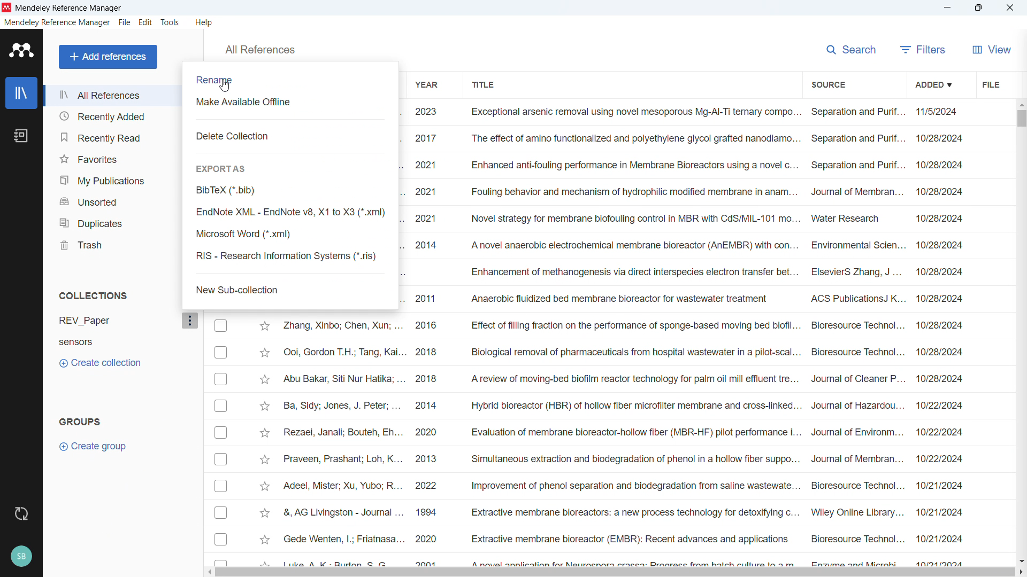  What do you see at coordinates (171, 22) in the screenshot?
I see `tools` at bounding box center [171, 22].